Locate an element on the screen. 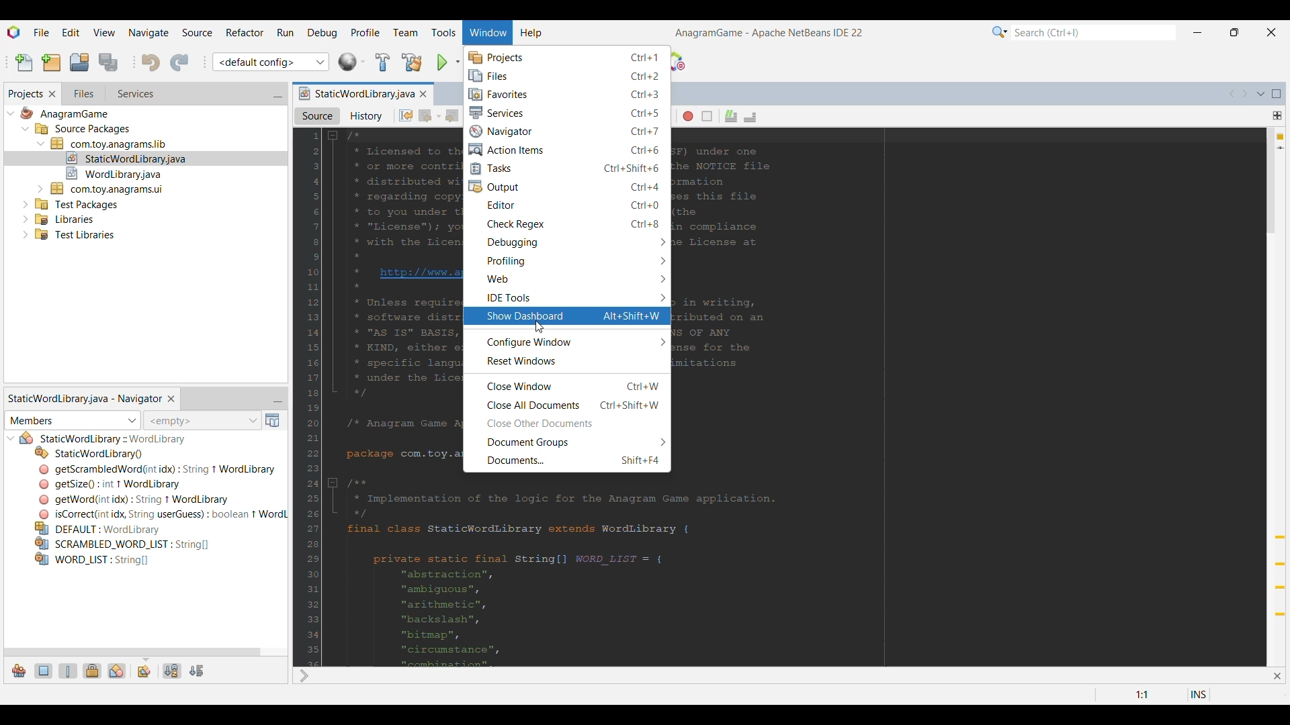 This screenshot has width=1290, height=725. Files is located at coordinates (565, 77).